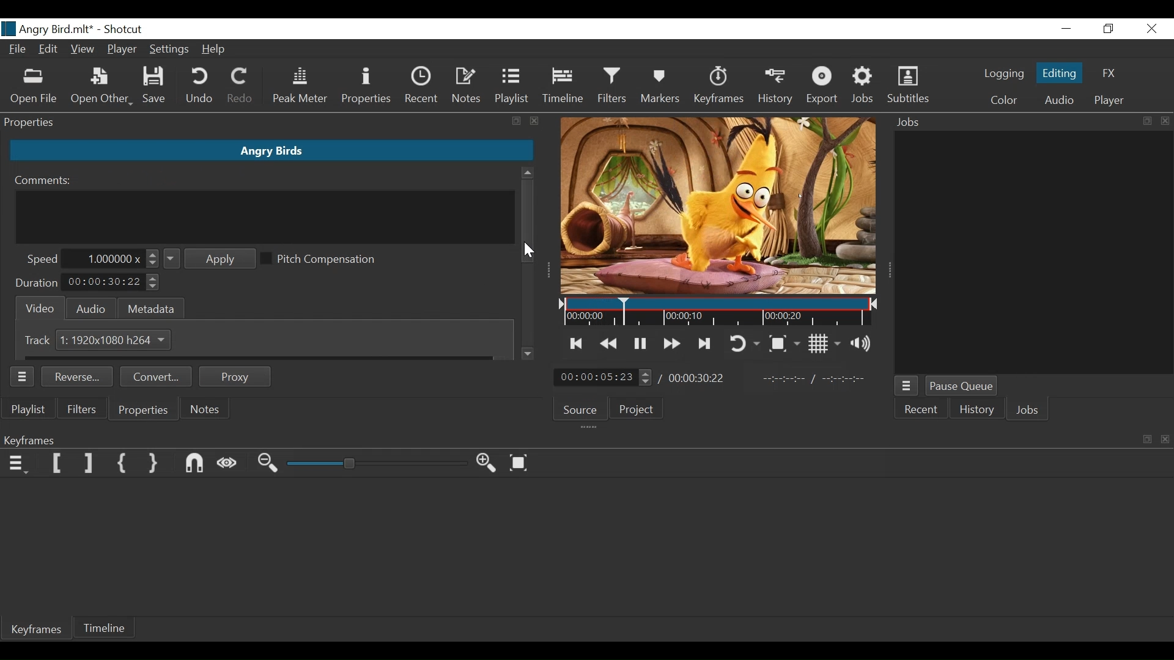  I want to click on Size, so click(122, 341).